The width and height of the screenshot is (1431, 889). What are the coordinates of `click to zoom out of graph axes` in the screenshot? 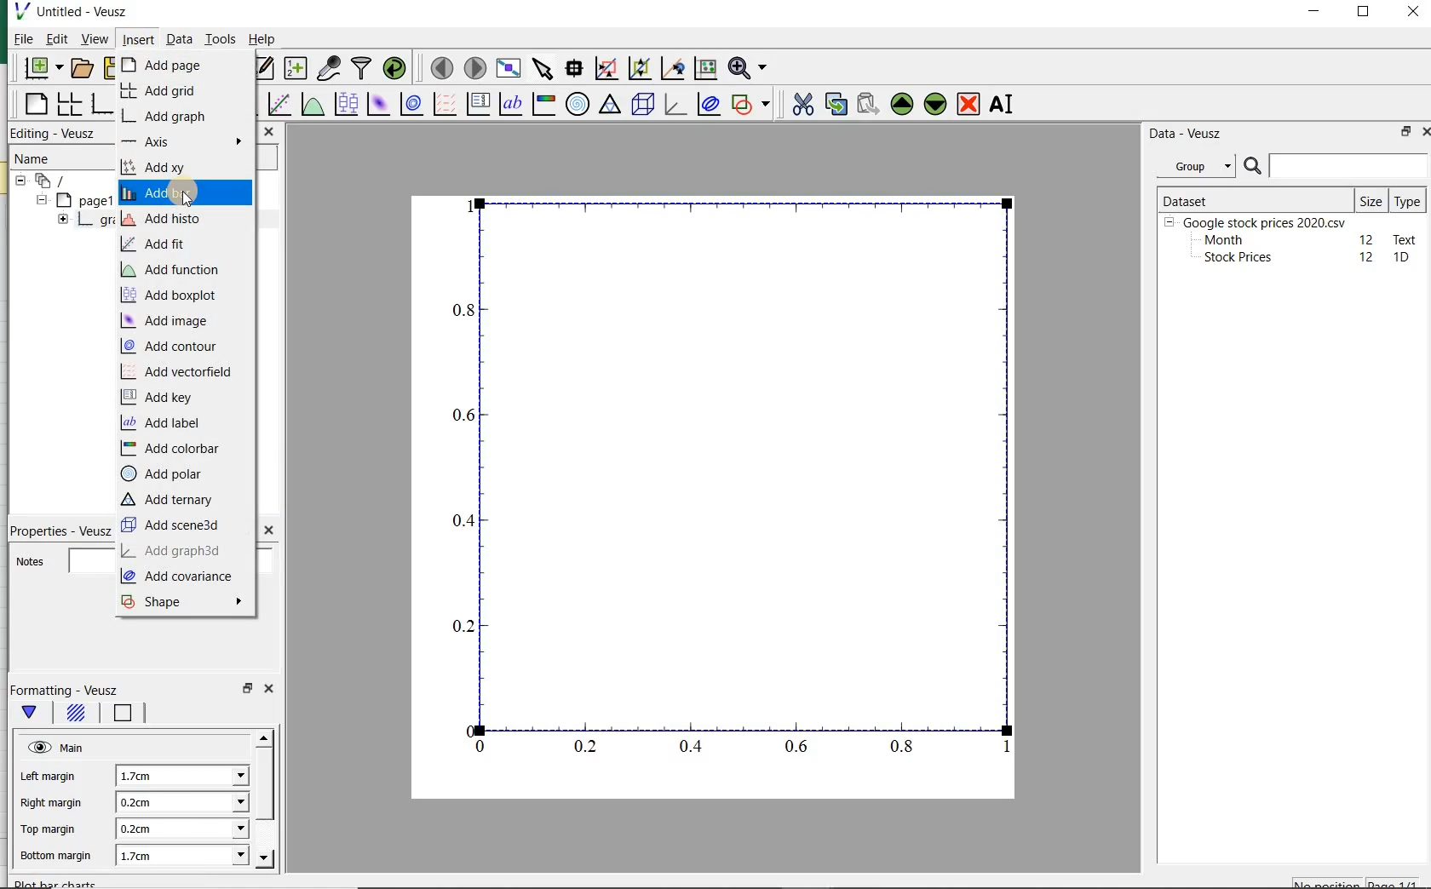 It's located at (638, 66).